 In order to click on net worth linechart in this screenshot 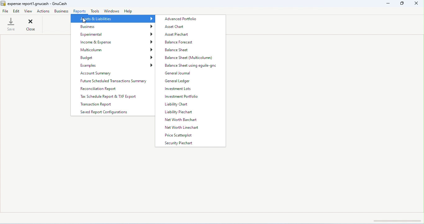, I will do `click(186, 128)`.